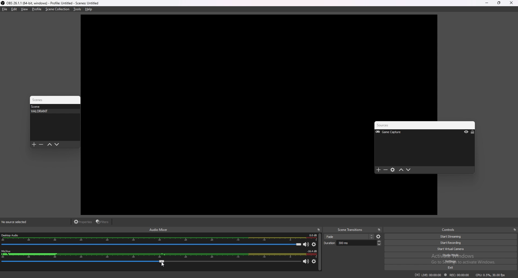 This screenshot has width=518, height=278. I want to click on add, so click(379, 170).